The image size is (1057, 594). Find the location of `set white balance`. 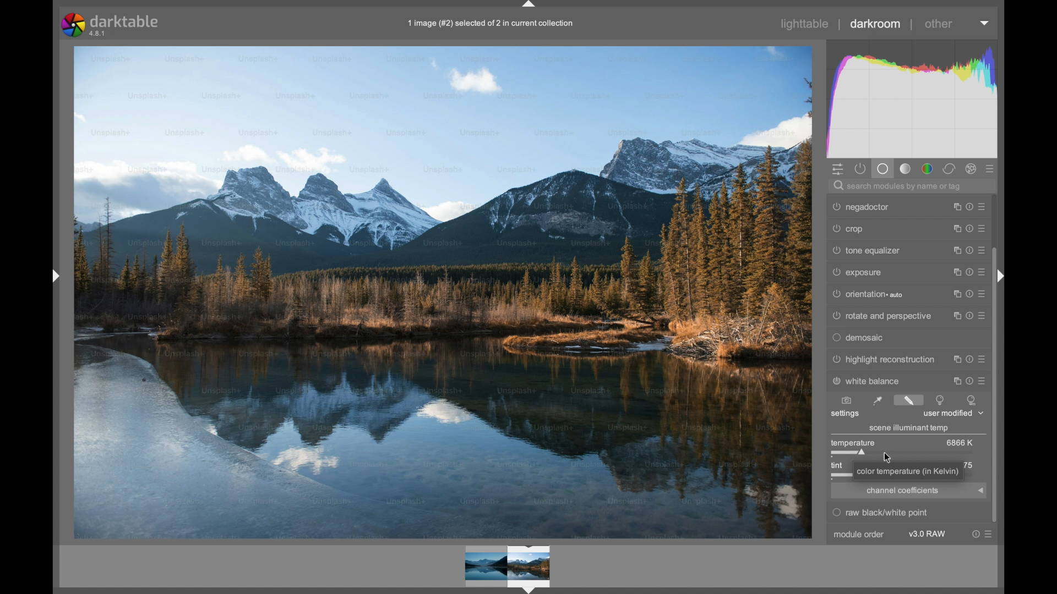

set white balance is located at coordinates (878, 400).